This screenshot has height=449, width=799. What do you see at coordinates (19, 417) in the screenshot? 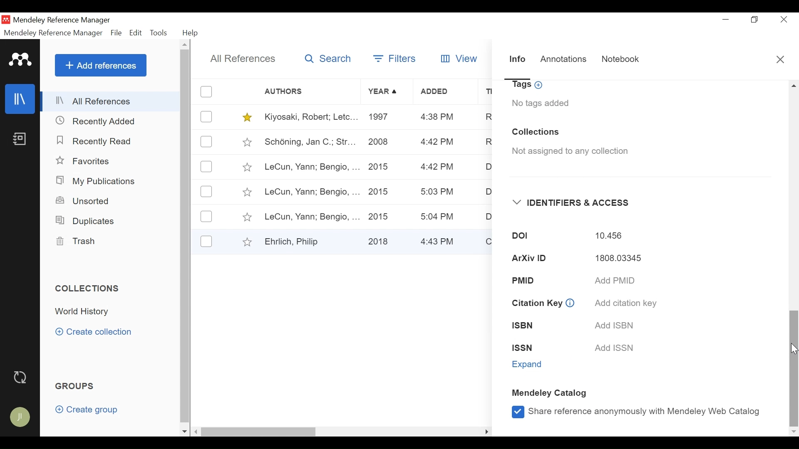
I see `Avatar` at bounding box center [19, 417].